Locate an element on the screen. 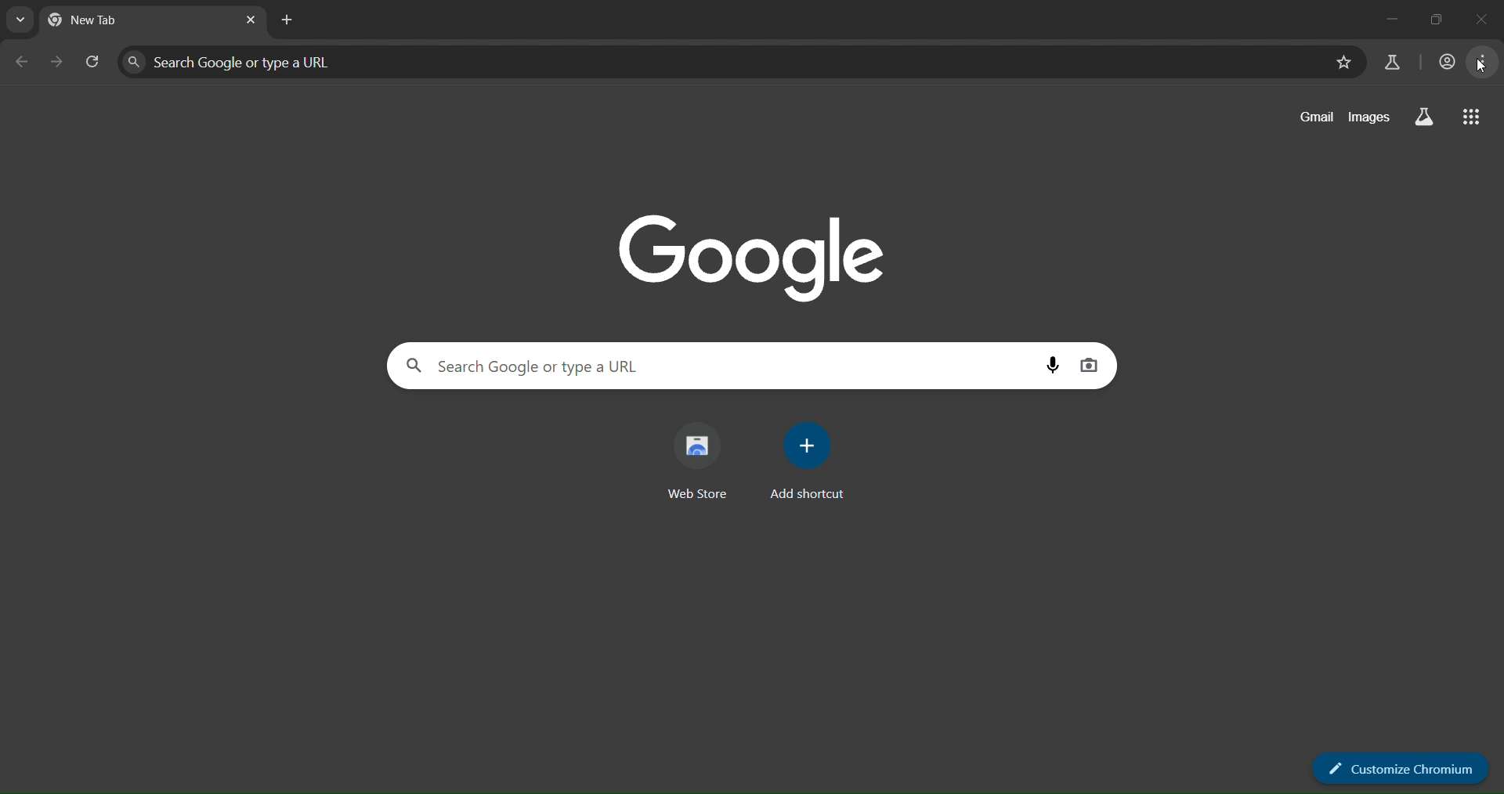 The image size is (1504, 794). close is located at coordinates (1476, 20).